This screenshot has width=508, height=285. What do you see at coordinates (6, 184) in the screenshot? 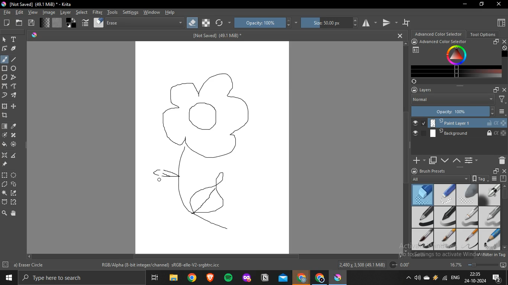
I see `polygonal selection tool` at bounding box center [6, 184].